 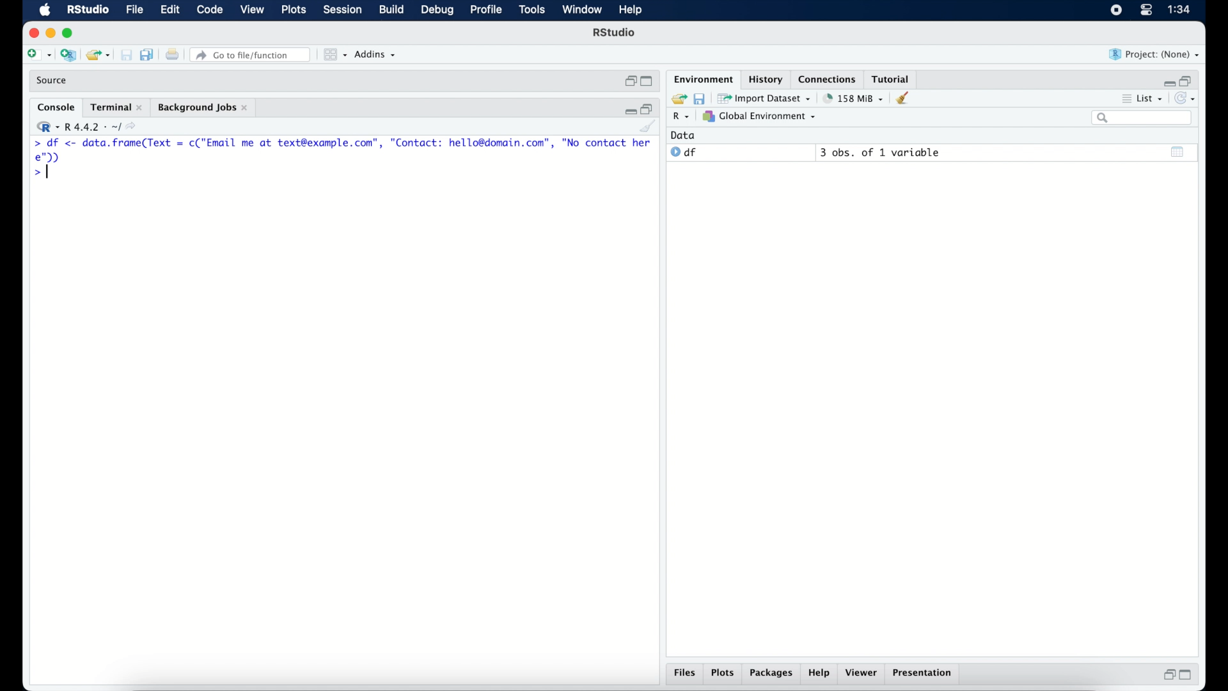 I want to click on R, so click(x=680, y=117).